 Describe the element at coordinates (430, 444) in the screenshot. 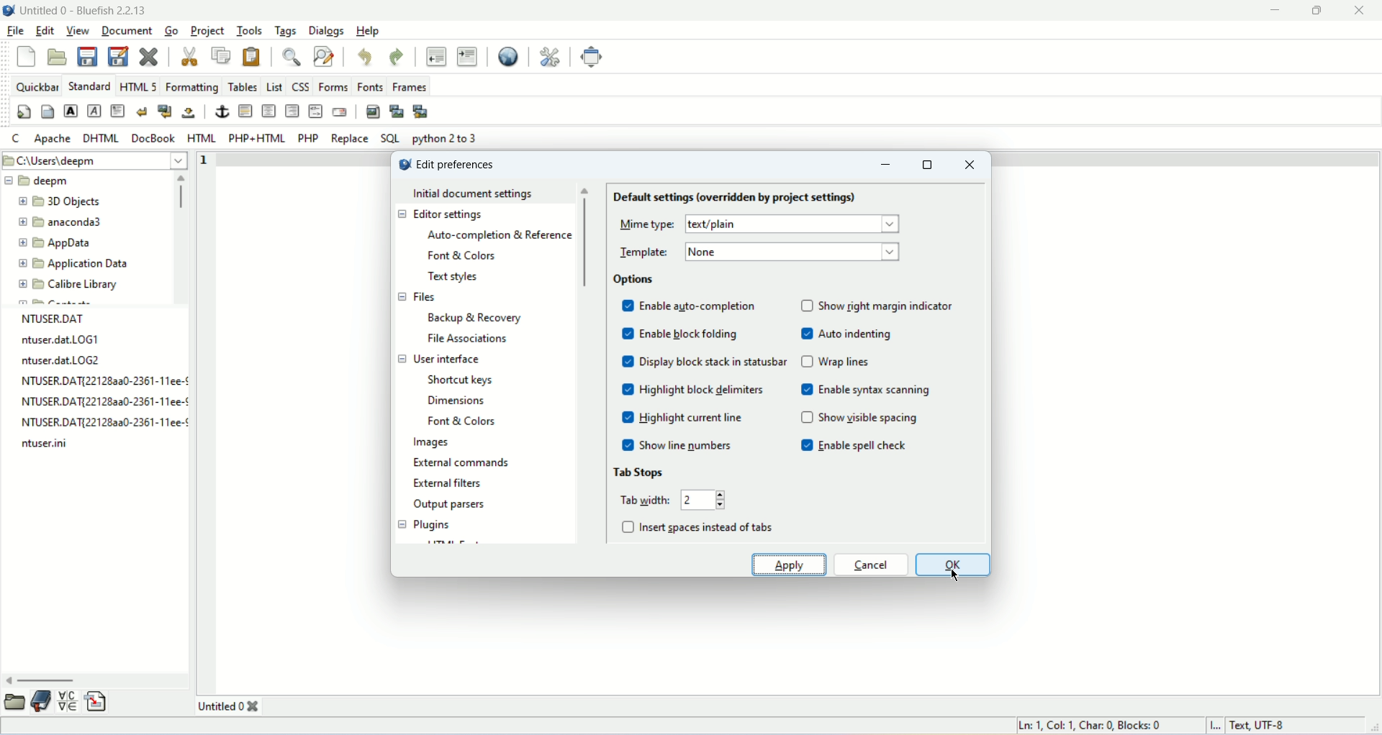

I see `images` at that location.